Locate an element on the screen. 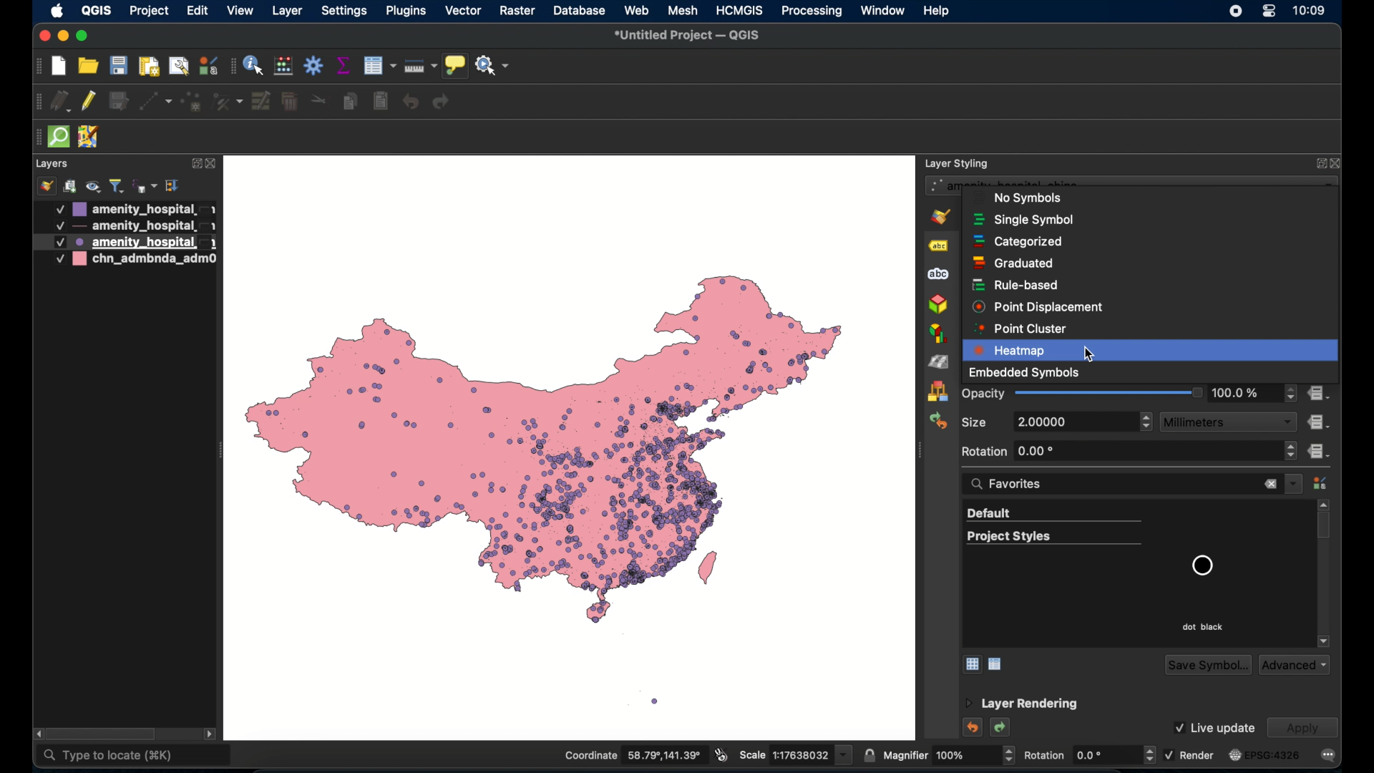  expand all is located at coordinates (174, 186).